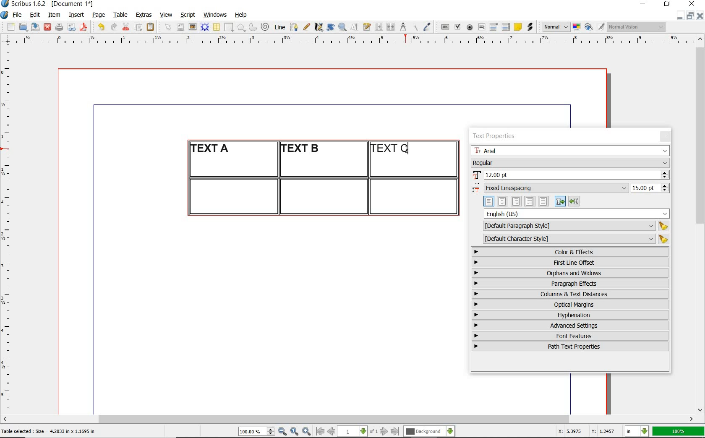 This screenshot has height=438, width=705. Describe the element at coordinates (348, 420) in the screenshot. I see `scrollbar` at that location.